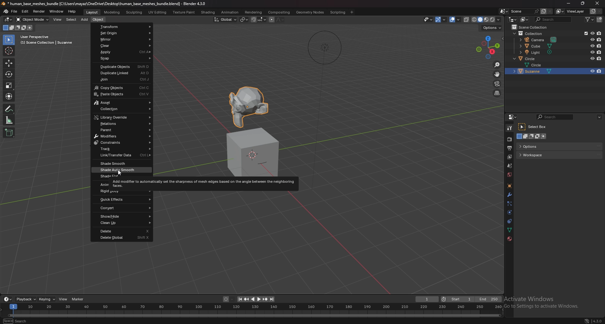 This screenshot has height=324, width=605. Describe the element at coordinates (467, 19) in the screenshot. I see `toggle xrays` at that location.